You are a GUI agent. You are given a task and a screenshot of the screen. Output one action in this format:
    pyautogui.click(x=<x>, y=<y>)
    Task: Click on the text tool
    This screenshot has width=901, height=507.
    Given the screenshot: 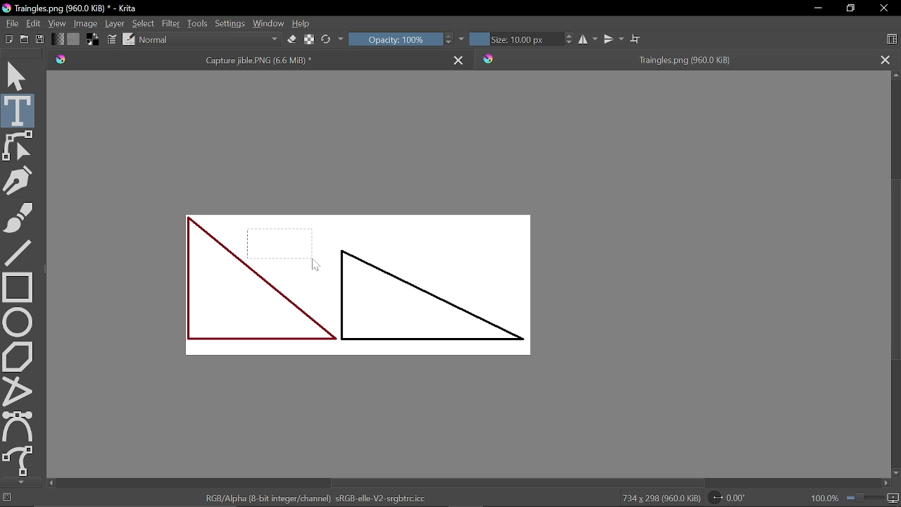 What is the action you would take?
    pyautogui.click(x=18, y=111)
    